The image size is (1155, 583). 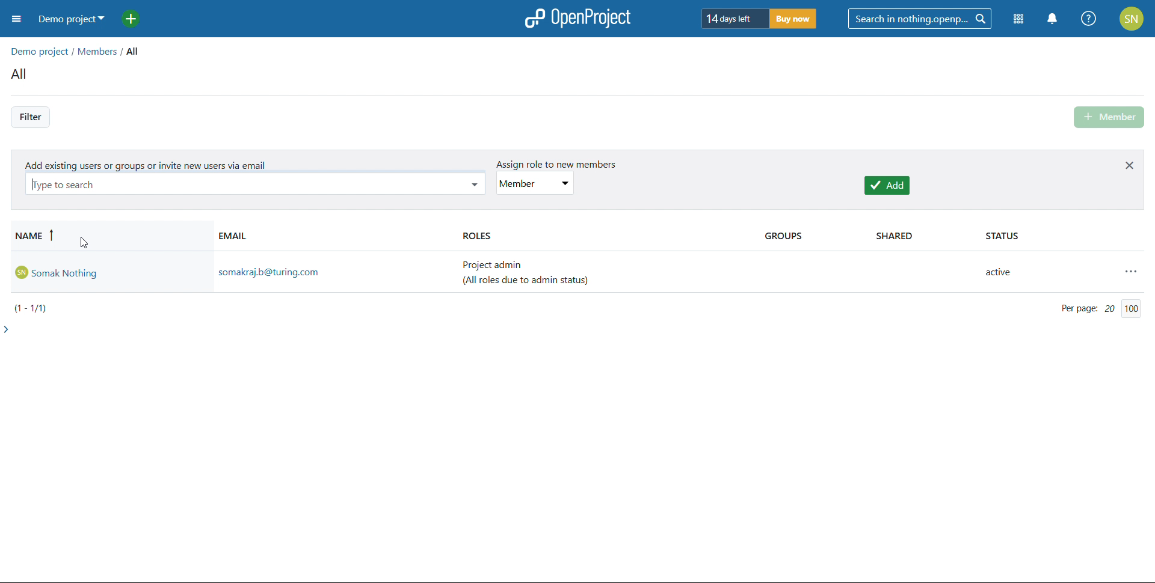 I want to click on sort by name, so click(x=111, y=236).